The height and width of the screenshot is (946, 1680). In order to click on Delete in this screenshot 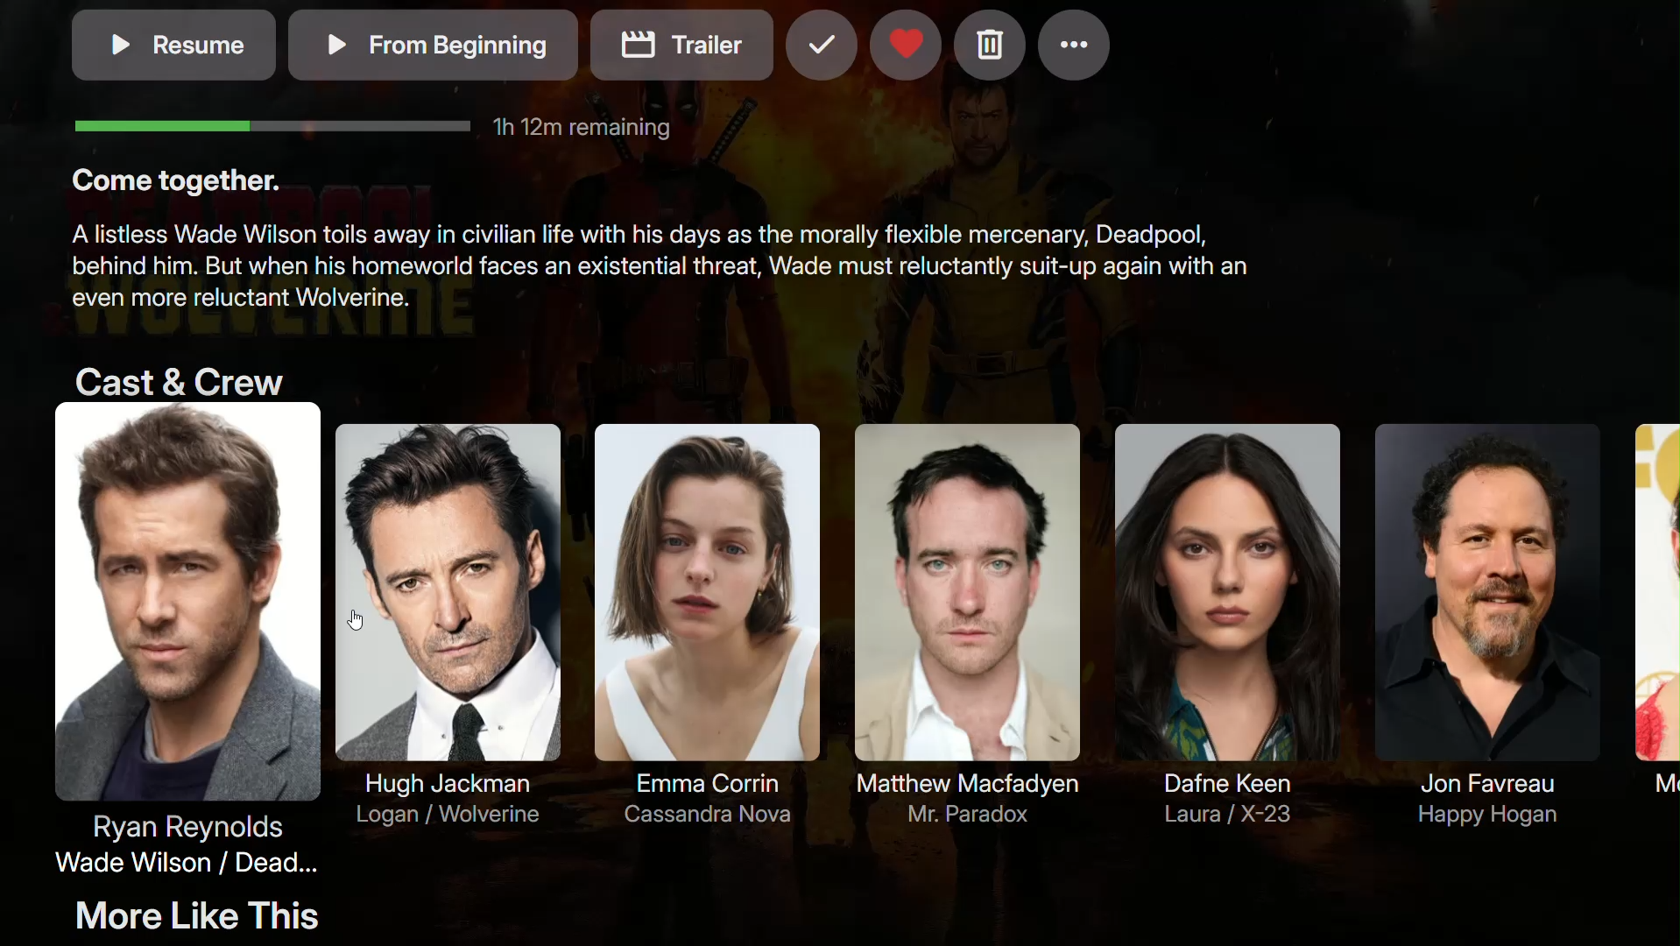, I will do `click(986, 46)`.